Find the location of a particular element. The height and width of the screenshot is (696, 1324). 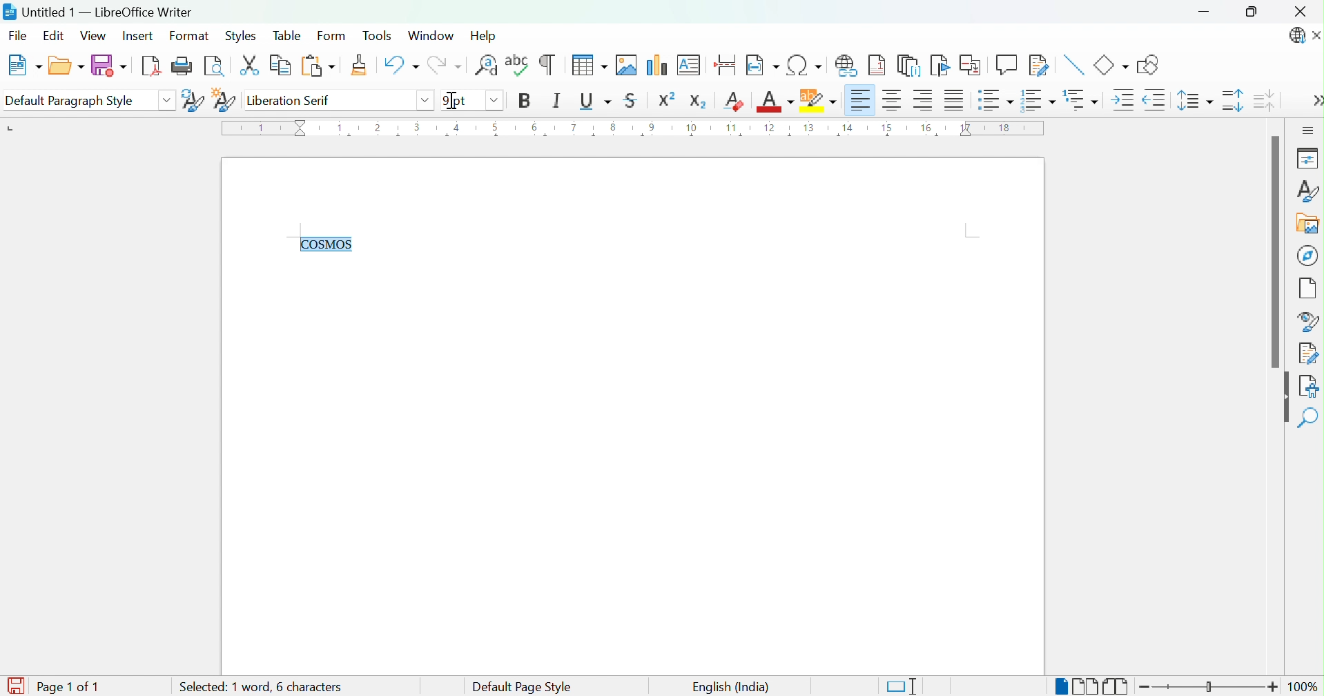

Scroll Bar is located at coordinates (1274, 251).